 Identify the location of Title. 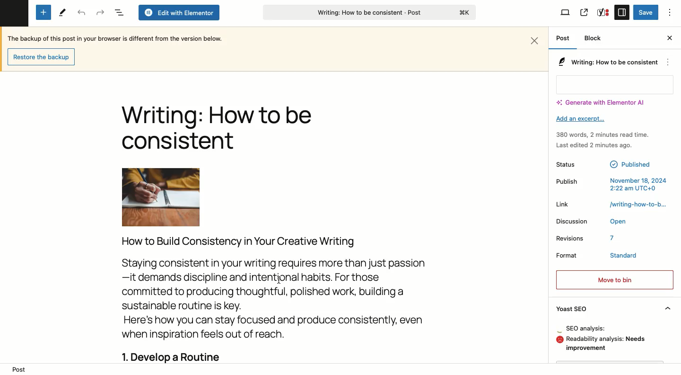
(216, 130).